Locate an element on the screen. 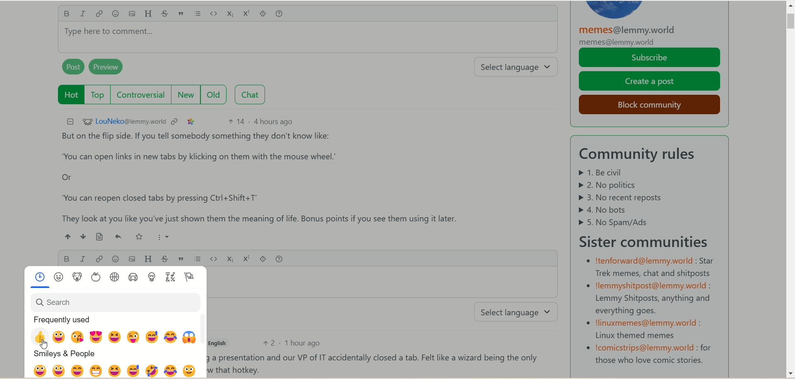  type comment here is located at coordinates (307, 41).